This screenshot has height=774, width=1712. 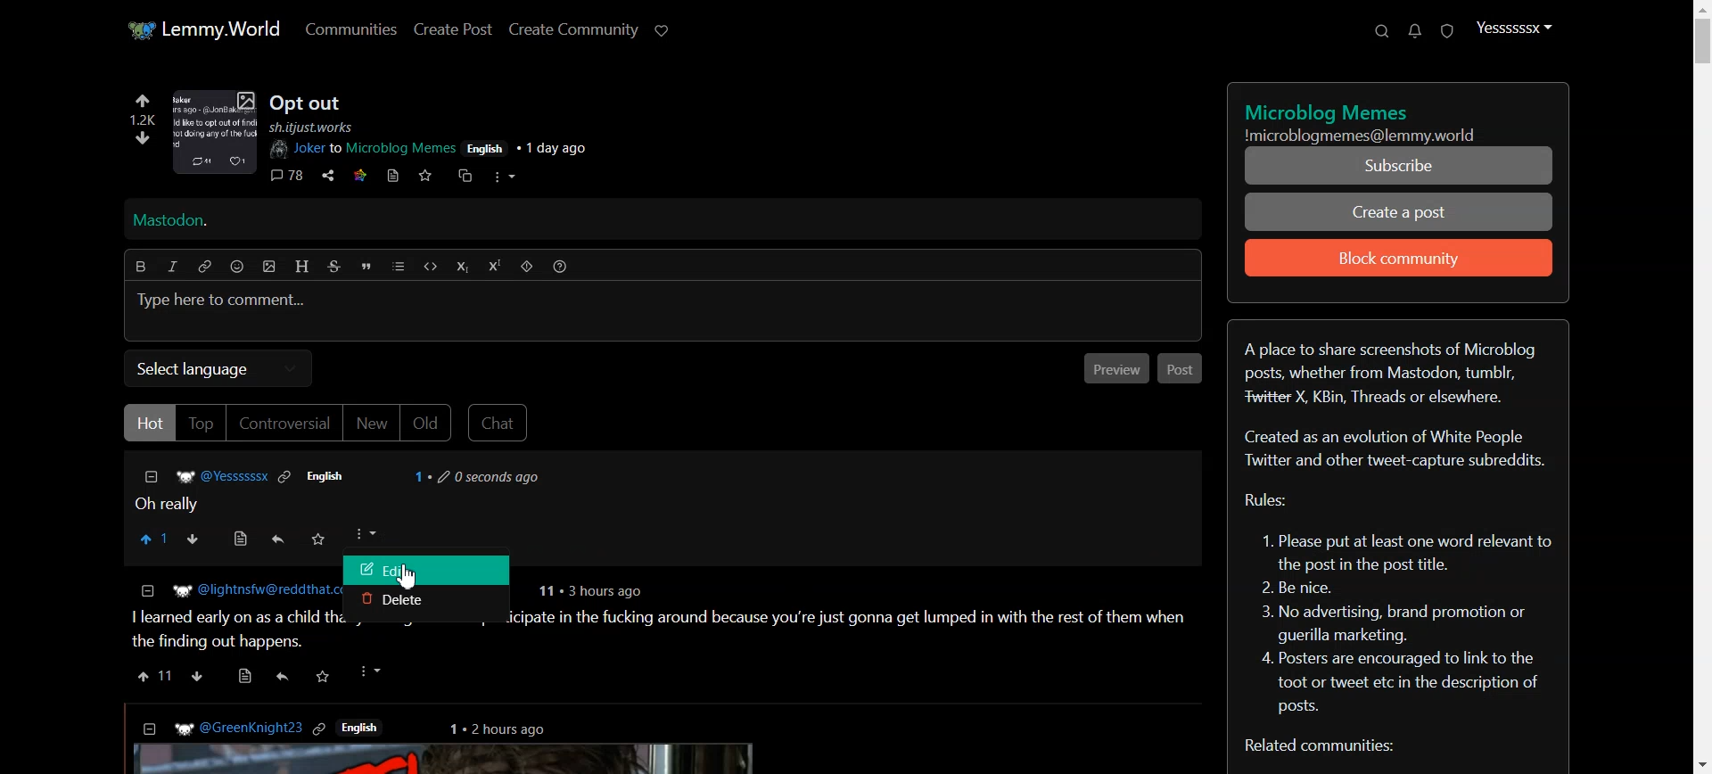 What do you see at coordinates (142, 103) in the screenshot?
I see `upvote` at bounding box center [142, 103].